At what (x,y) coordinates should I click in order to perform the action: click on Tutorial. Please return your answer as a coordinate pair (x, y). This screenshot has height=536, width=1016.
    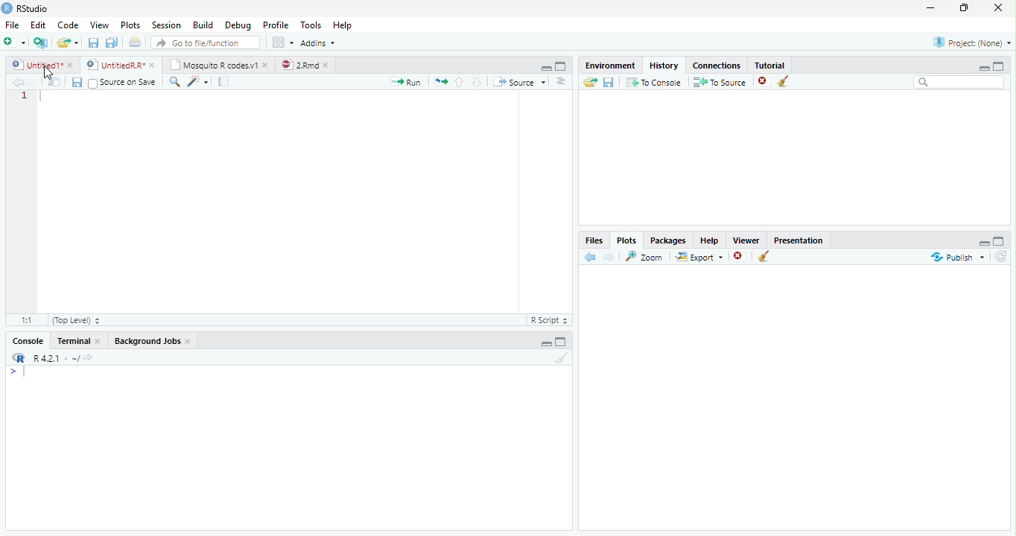
    Looking at the image, I should click on (767, 63).